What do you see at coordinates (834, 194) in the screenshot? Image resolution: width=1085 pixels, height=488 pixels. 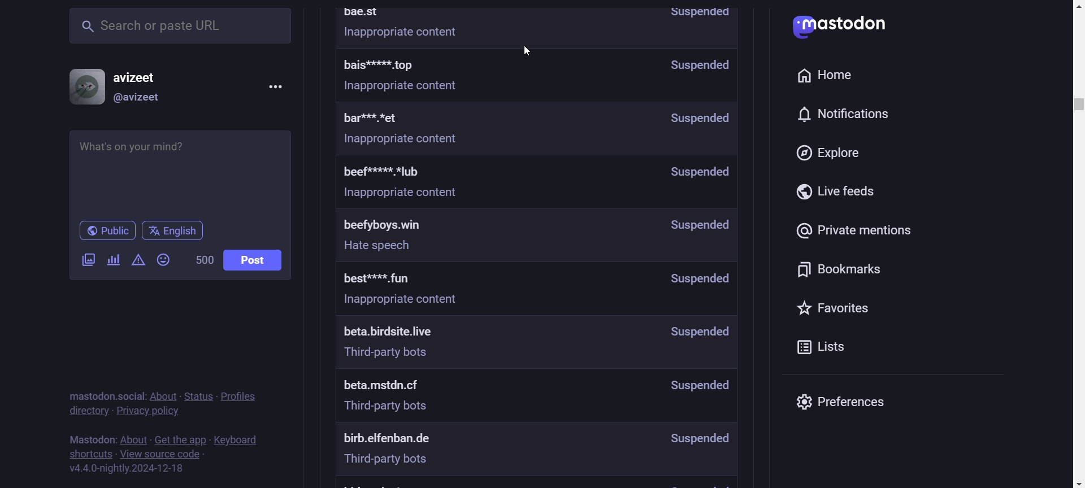 I see `live feeds` at bounding box center [834, 194].